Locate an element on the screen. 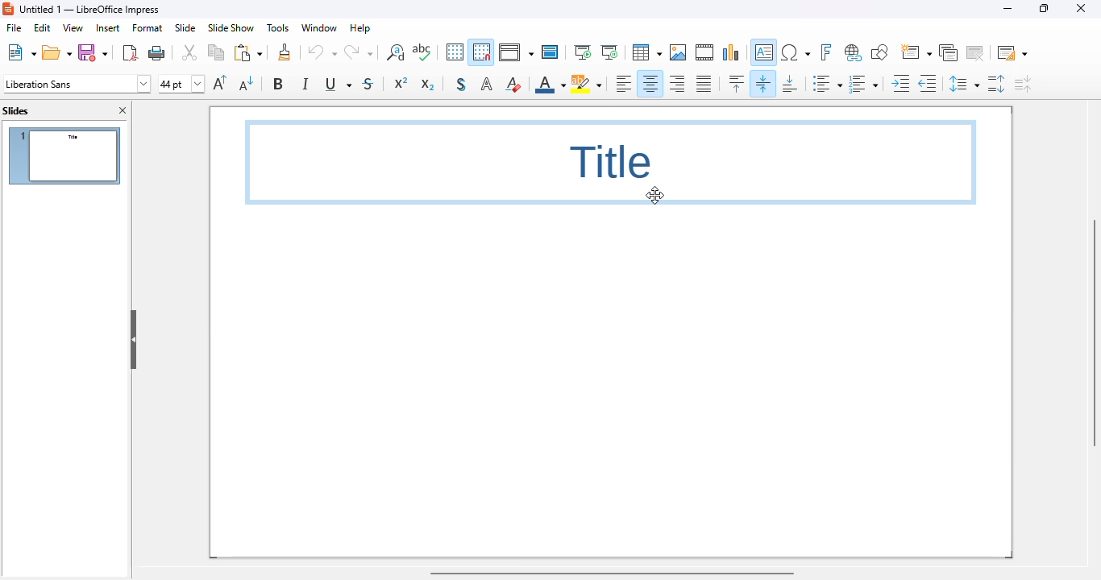 This screenshot has height=580, width=1101. align top is located at coordinates (737, 83).